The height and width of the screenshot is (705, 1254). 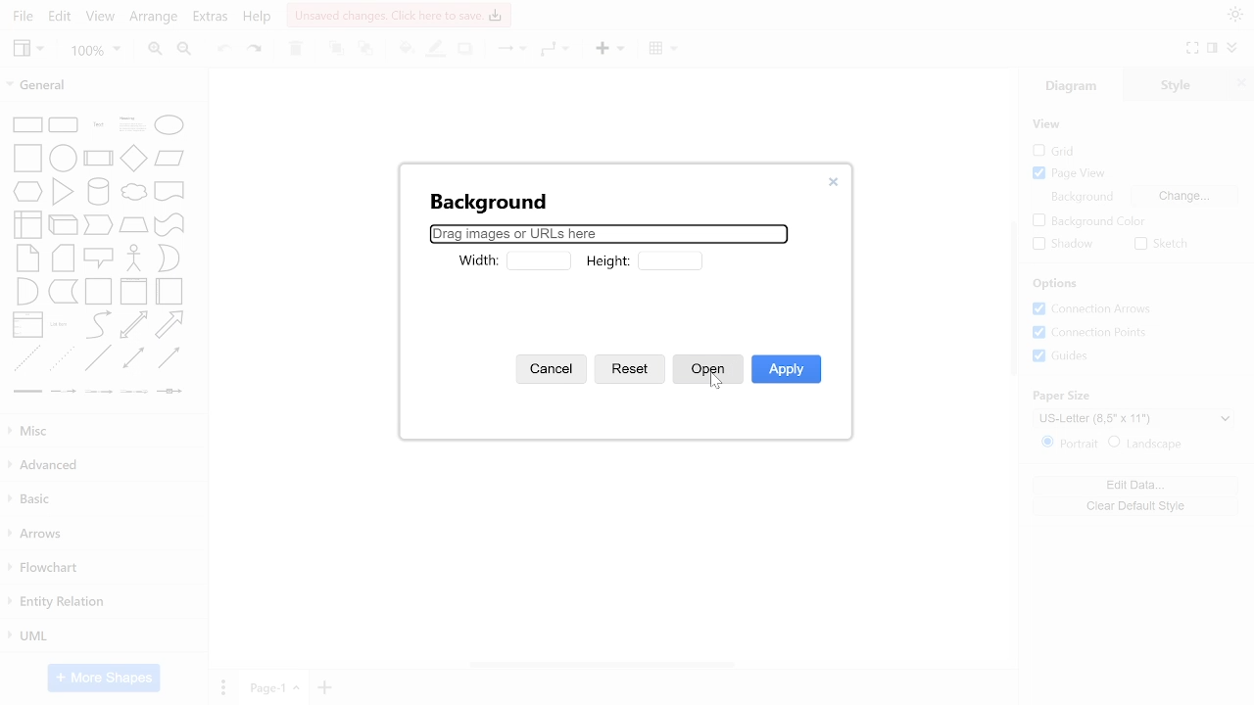 I want to click on advanced, so click(x=102, y=464).